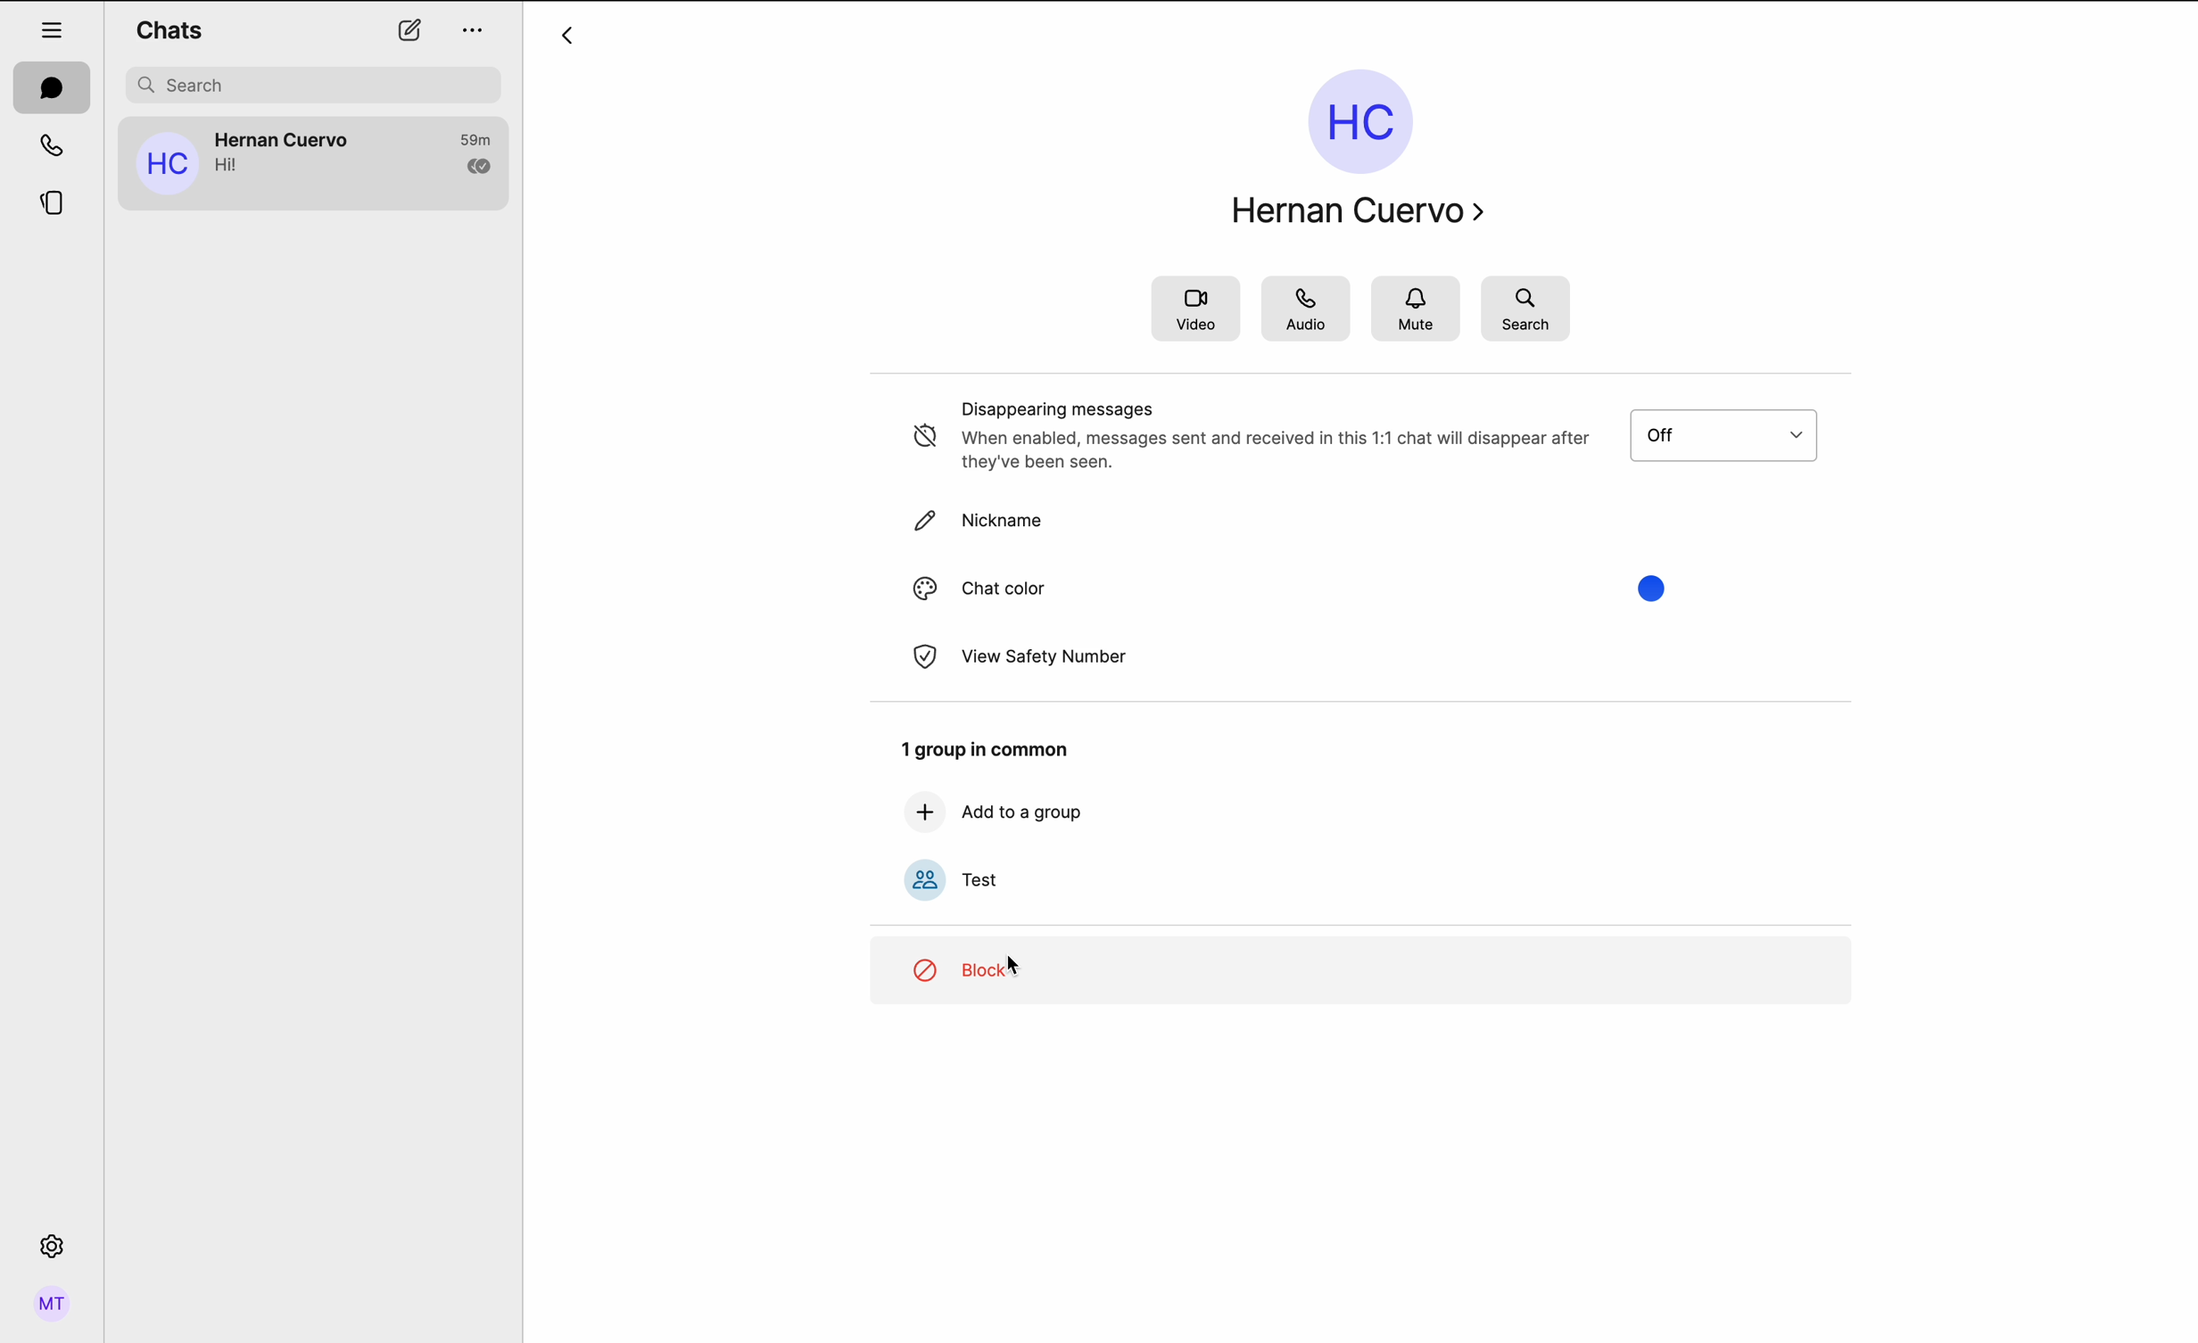  I want to click on profile, so click(54, 1306).